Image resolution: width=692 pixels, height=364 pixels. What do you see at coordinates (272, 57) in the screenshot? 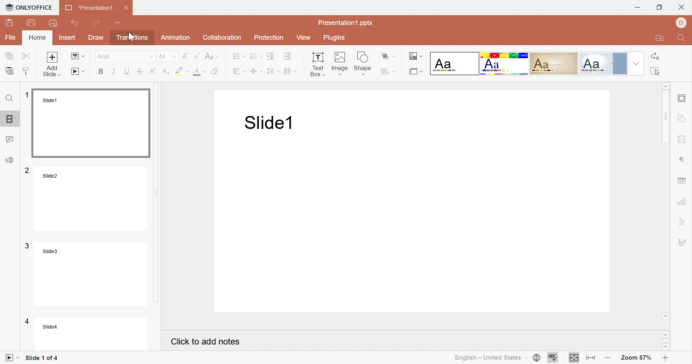
I see `Decrease indent` at bounding box center [272, 57].